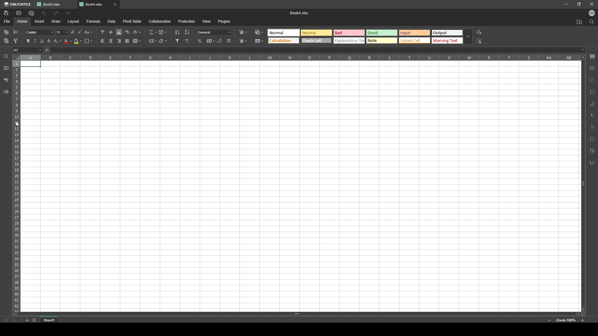  I want to click on Calculation, so click(284, 40).